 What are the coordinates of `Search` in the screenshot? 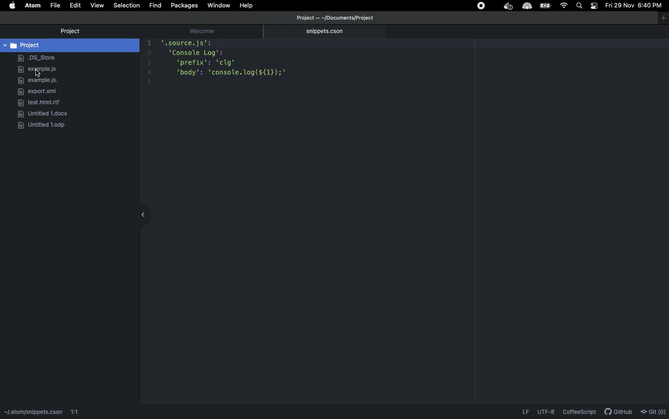 It's located at (581, 6).